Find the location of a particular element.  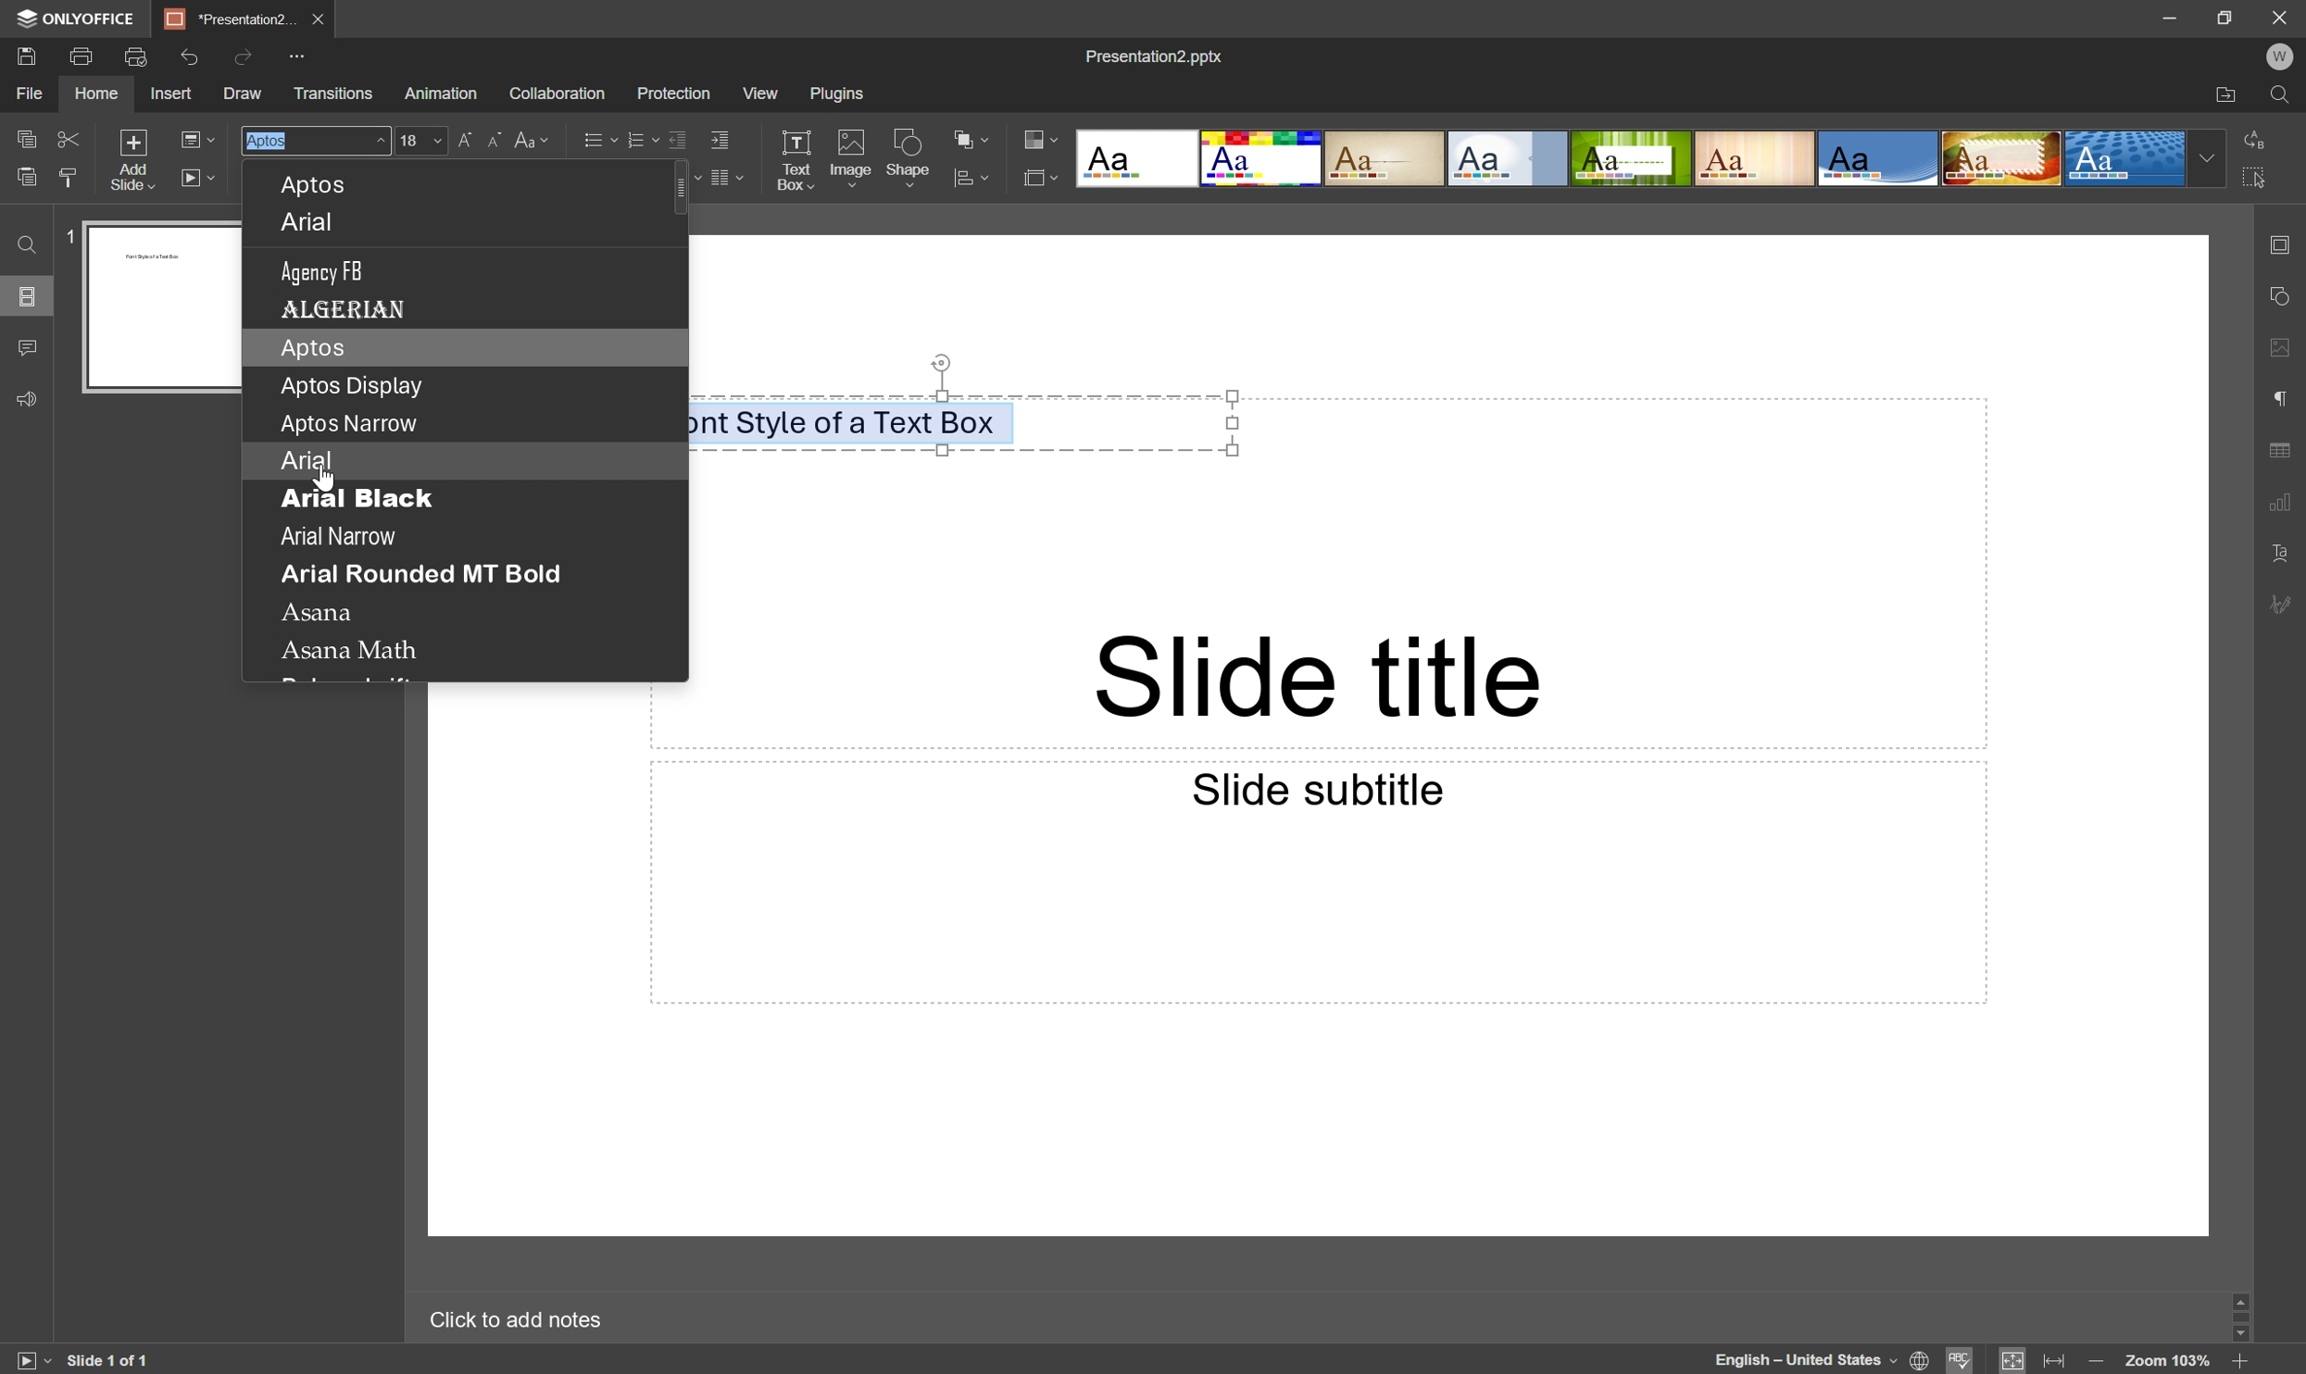

Minimize is located at coordinates (2171, 13).